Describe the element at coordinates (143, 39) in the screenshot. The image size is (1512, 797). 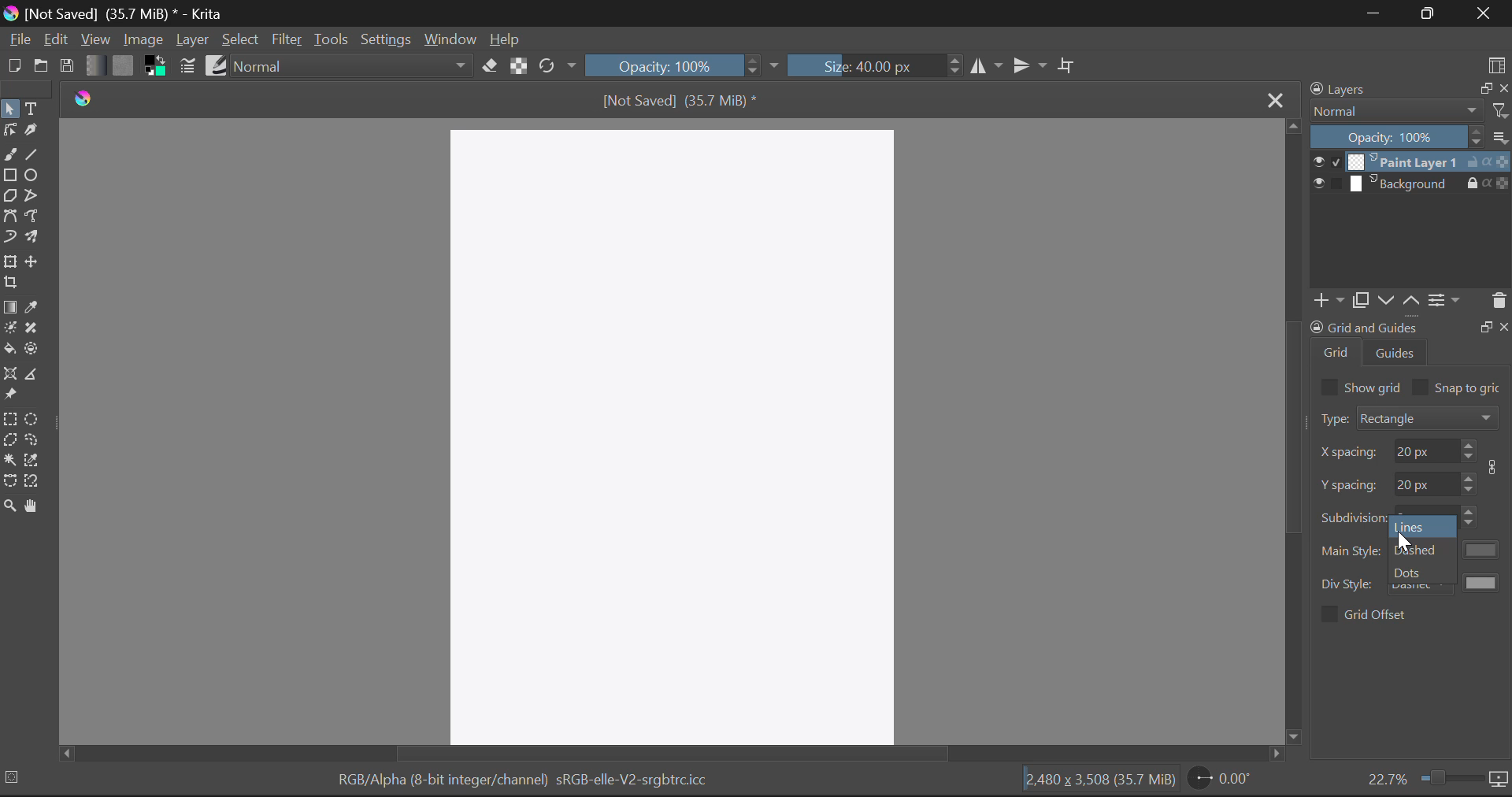
I see `Image` at that location.